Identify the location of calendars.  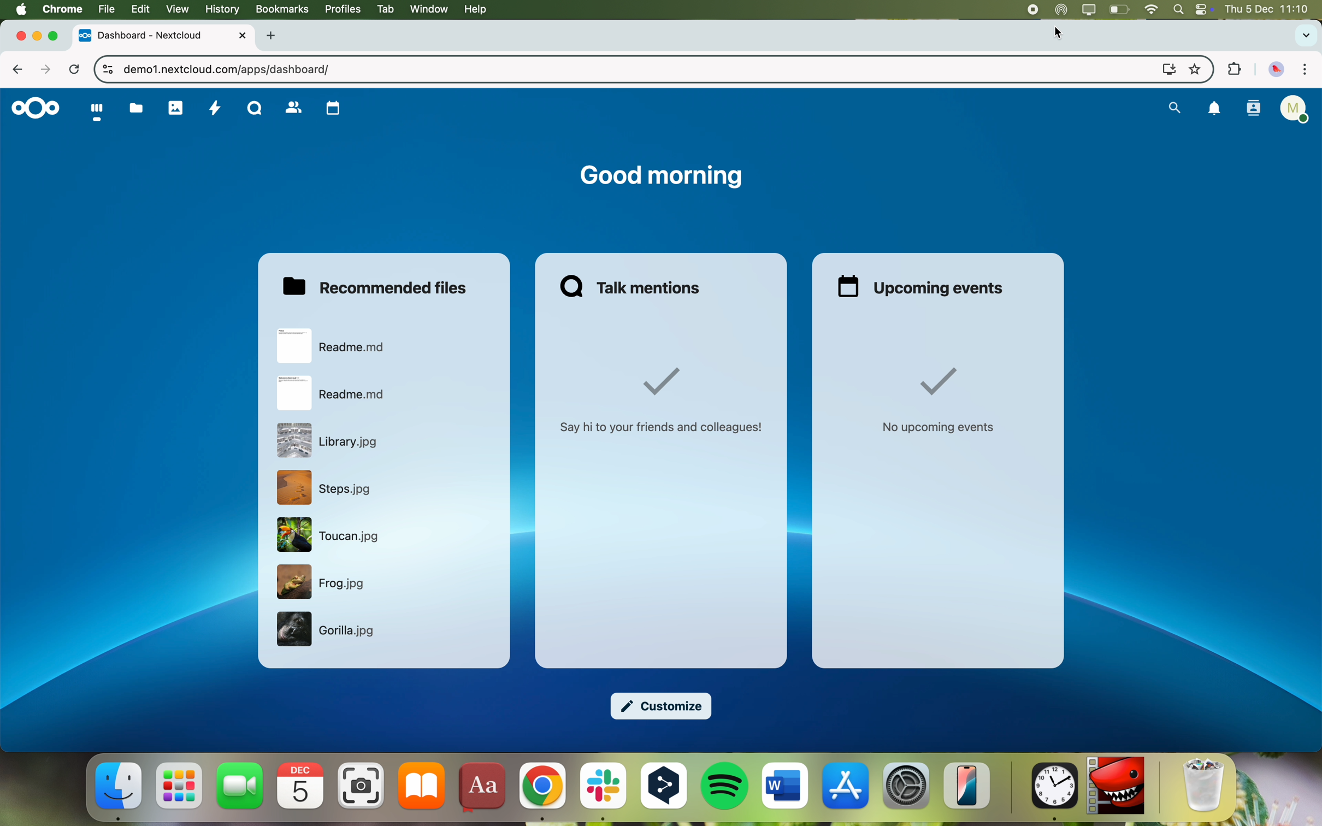
(333, 109).